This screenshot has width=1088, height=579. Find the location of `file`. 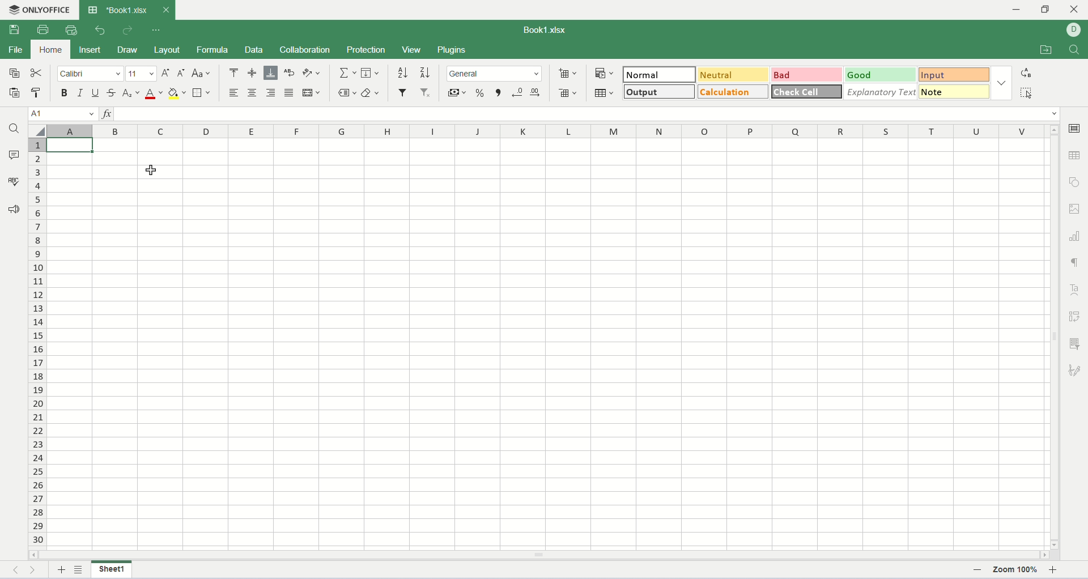

file is located at coordinates (14, 50).